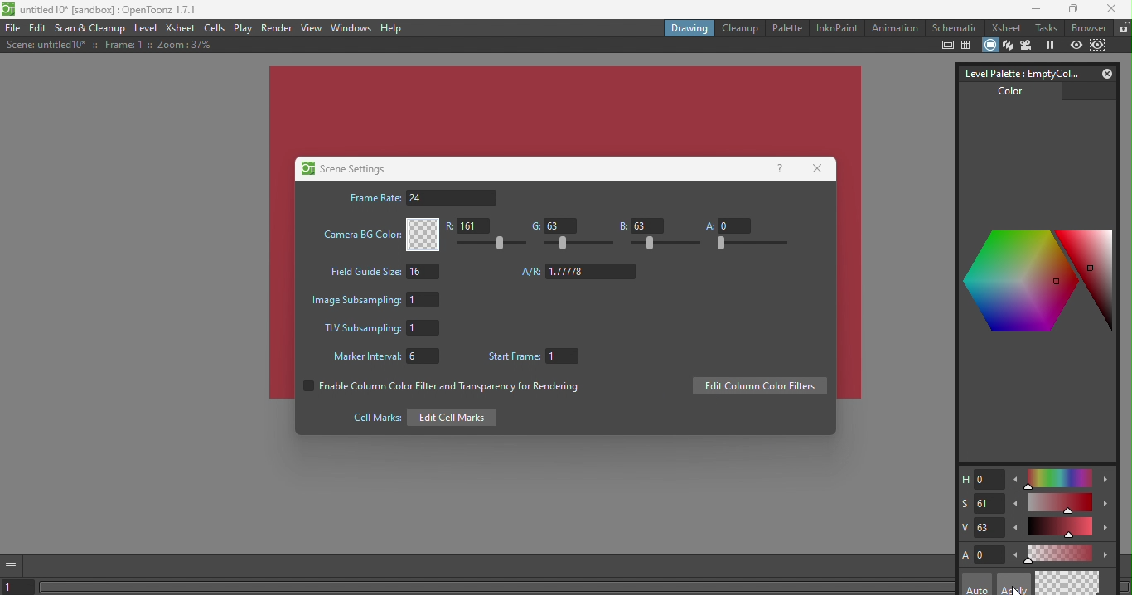 This screenshot has height=595, width=1132. Describe the element at coordinates (1005, 95) in the screenshot. I see `Color` at that location.